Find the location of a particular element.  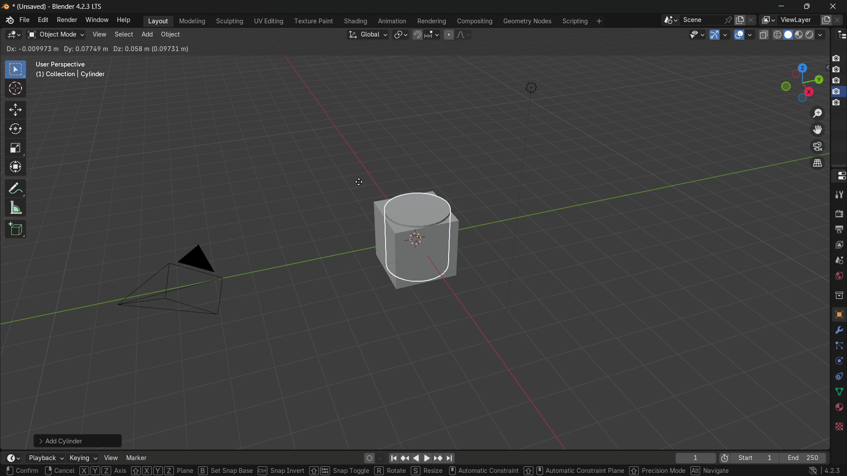

move to the beginning is located at coordinates (395, 459).